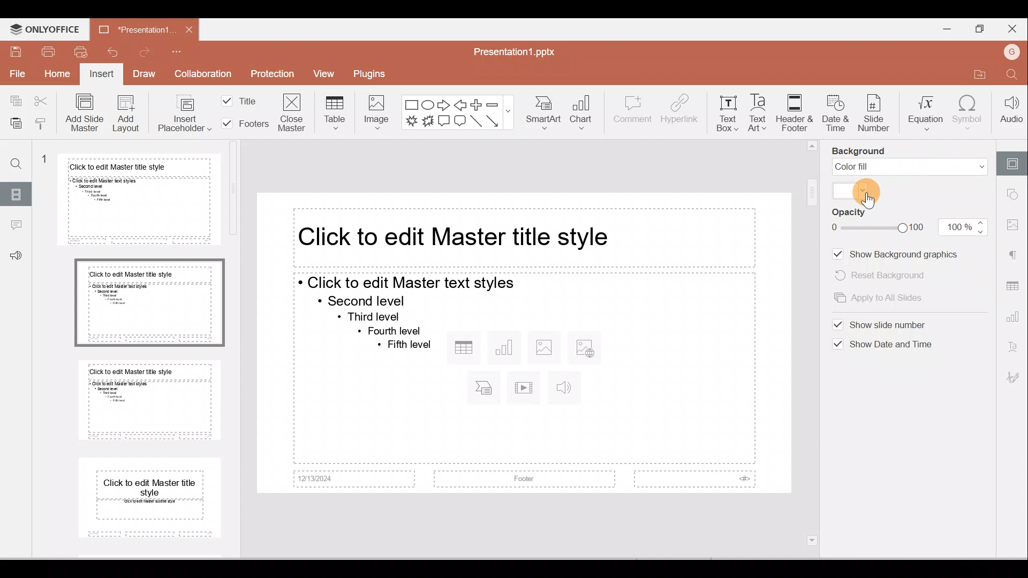 The image size is (1028, 578). Describe the element at coordinates (897, 346) in the screenshot. I see `Show date and time` at that location.